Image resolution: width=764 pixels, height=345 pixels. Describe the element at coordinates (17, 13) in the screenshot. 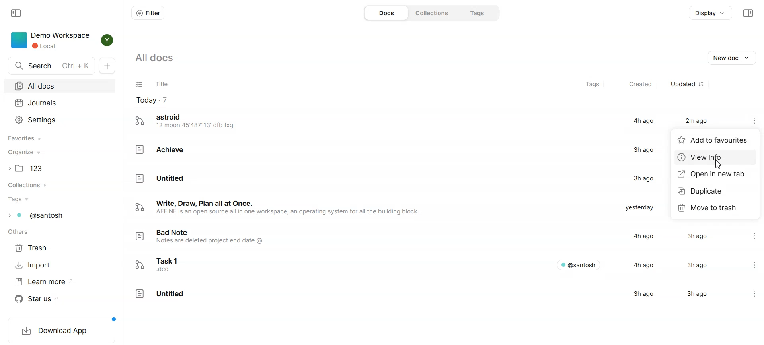

I see `Collapse sidebar` at that location.